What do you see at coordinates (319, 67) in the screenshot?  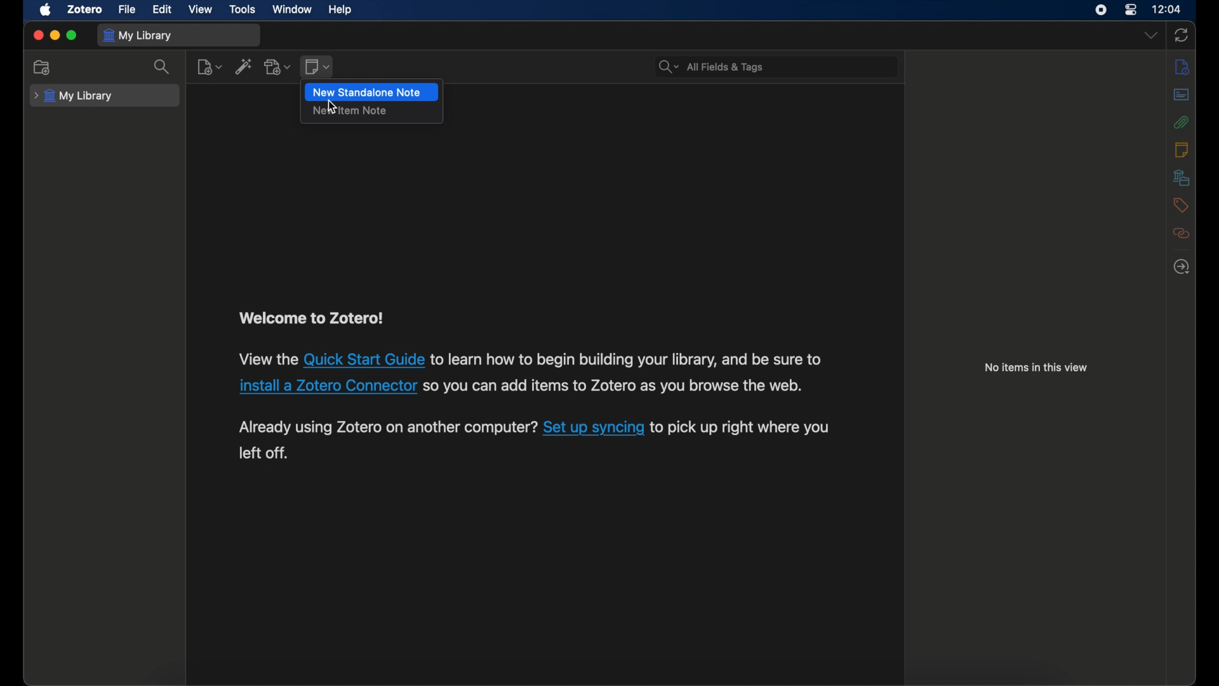 I see `add notes` at bounding box center [319, 67].